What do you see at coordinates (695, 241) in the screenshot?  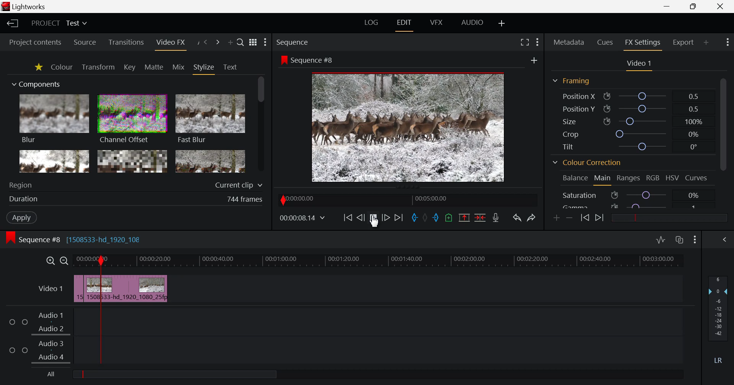 I see `Show Settings` at bounding box center [695, 241].